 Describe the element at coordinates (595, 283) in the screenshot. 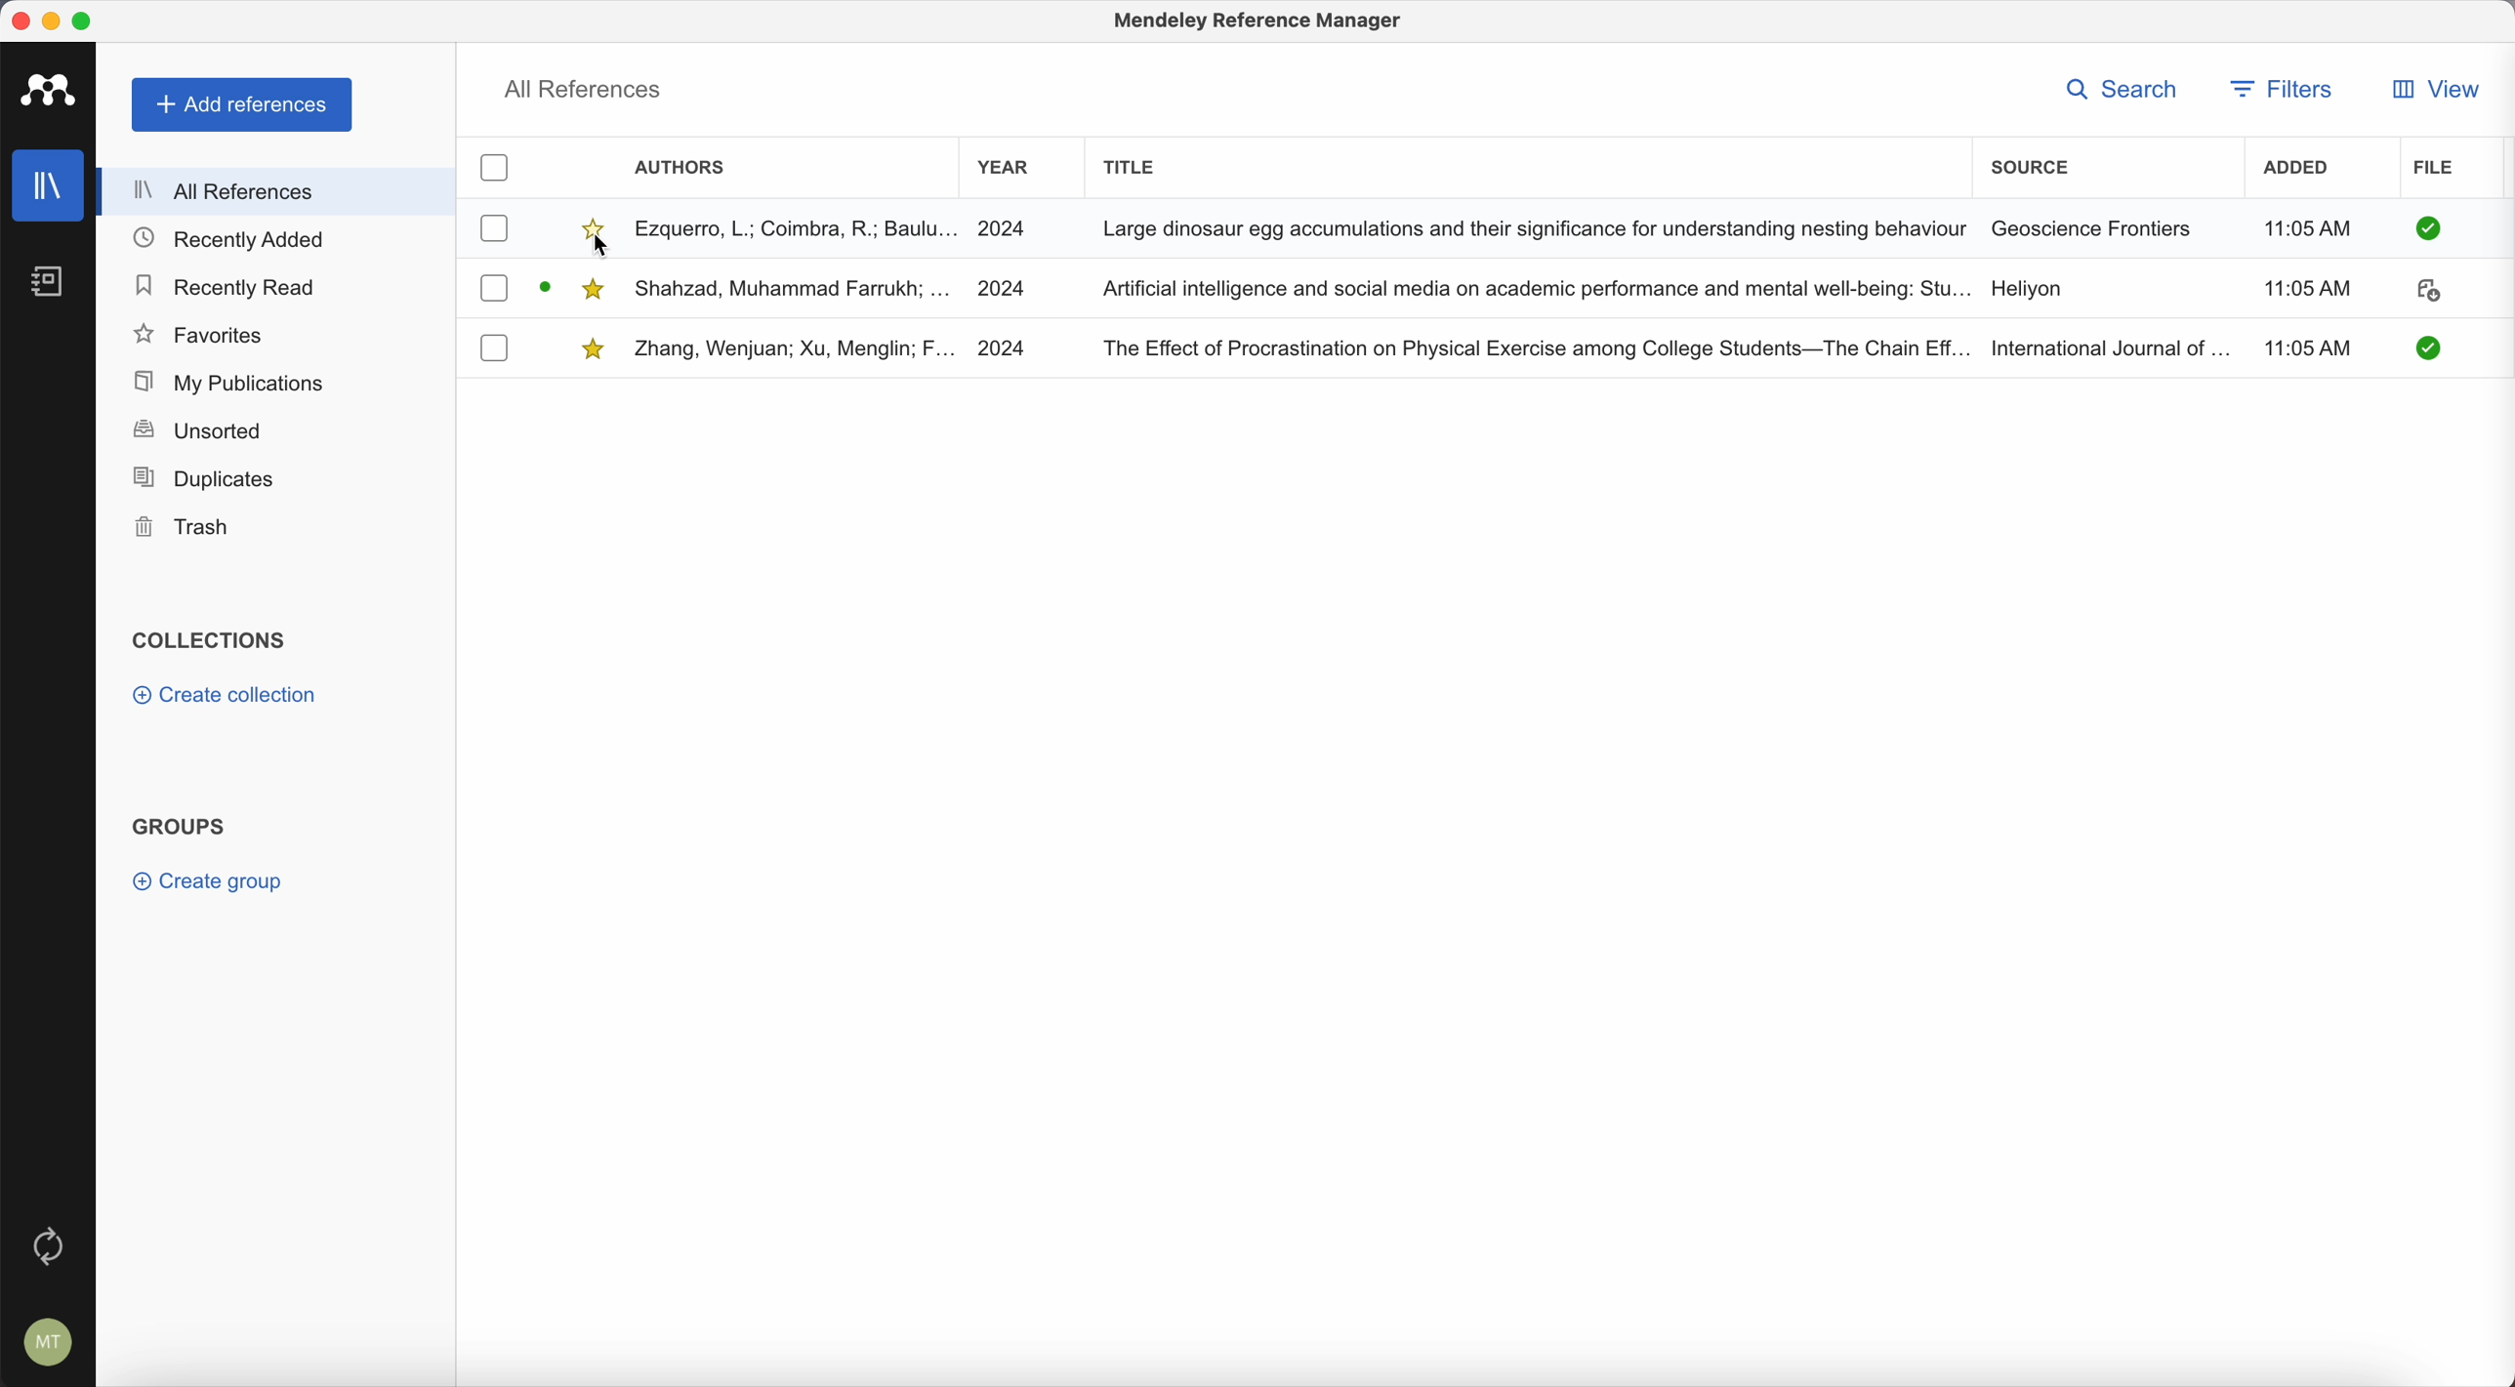

I see `favorite` at that location.